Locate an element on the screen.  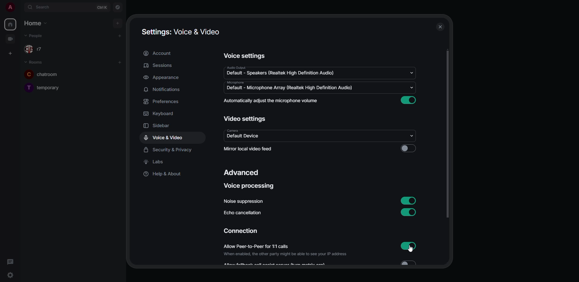
help & about is located at coordinates (162, 174).